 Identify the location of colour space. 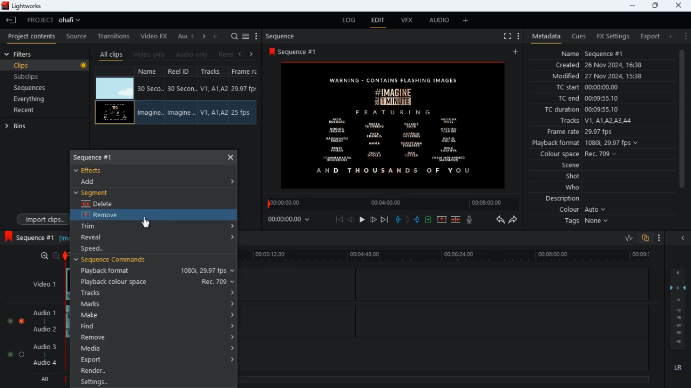
(579, 154).